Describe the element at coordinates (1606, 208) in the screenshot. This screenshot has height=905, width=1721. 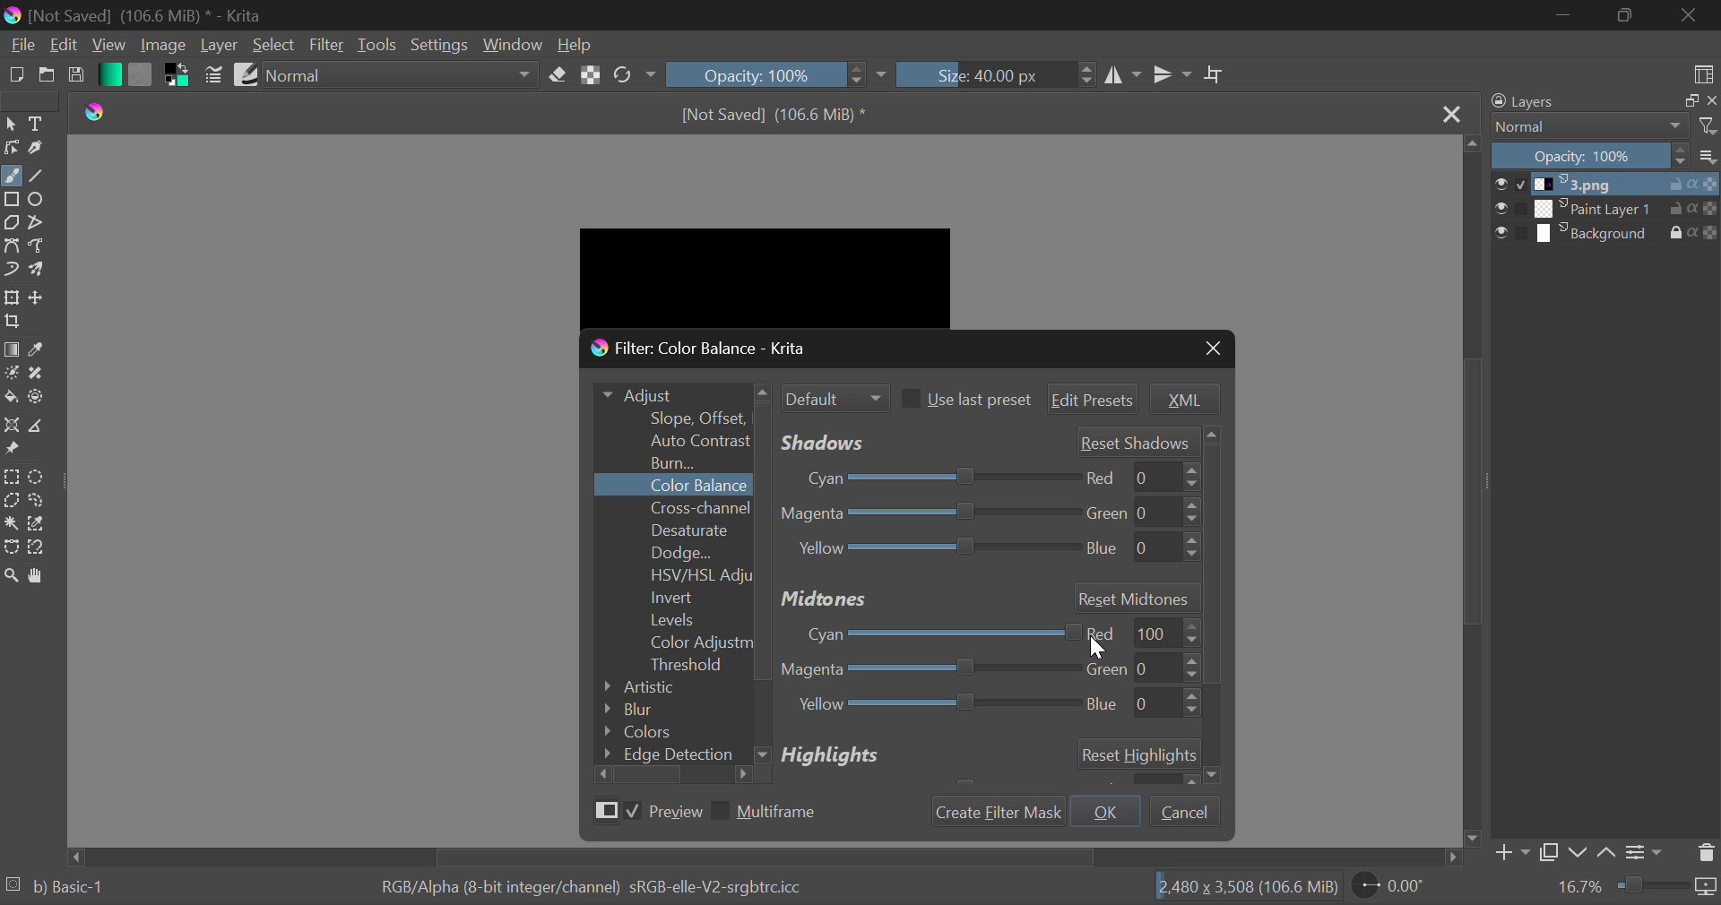
I see `Paint Layer 1` at that location.